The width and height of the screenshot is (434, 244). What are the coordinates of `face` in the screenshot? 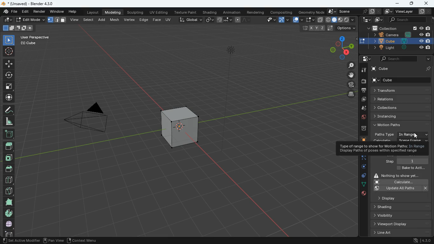 It's located at (157, 20).